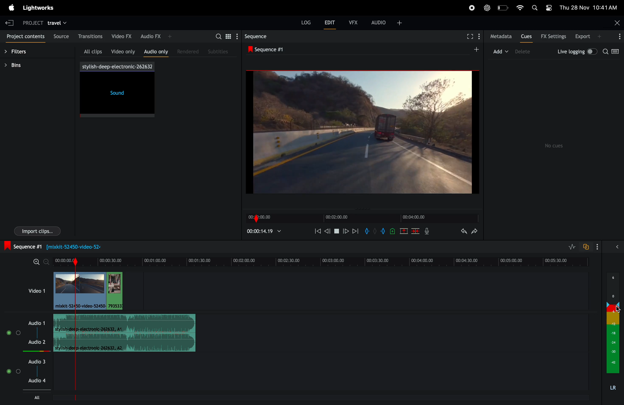  What do you see at coordinates (94, 290) in the screenshot?
I see `audio clips` at bounding box center [94, 290].